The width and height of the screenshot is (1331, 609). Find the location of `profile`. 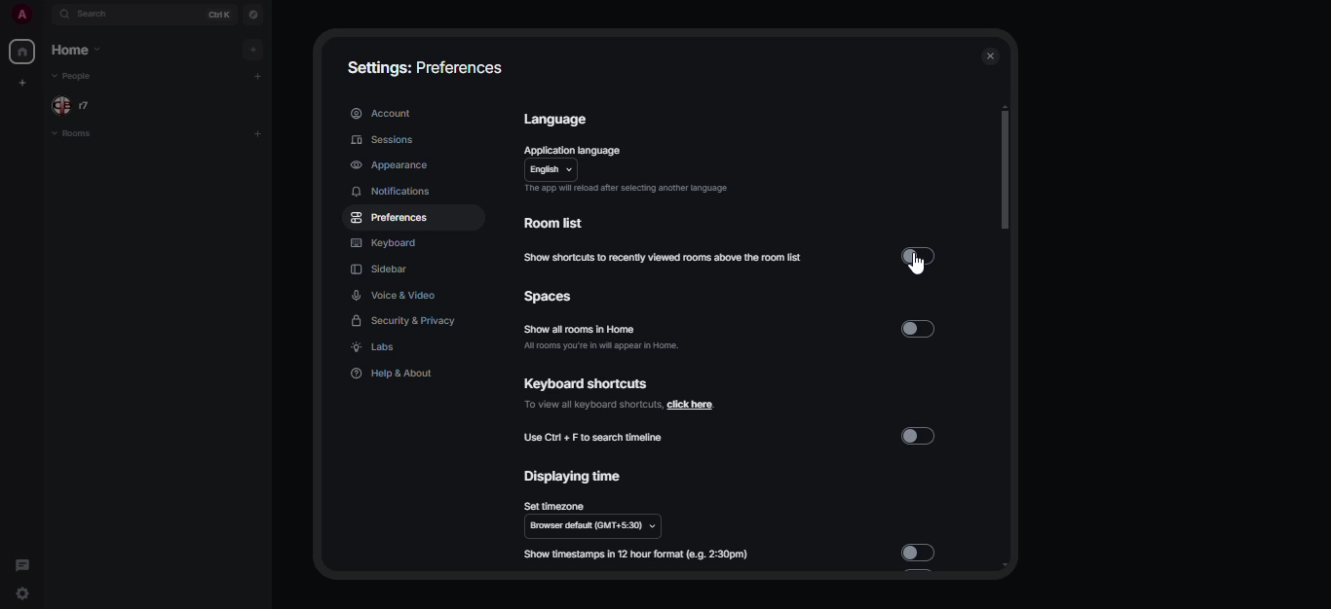

profile is located at coordinates (20, 13).